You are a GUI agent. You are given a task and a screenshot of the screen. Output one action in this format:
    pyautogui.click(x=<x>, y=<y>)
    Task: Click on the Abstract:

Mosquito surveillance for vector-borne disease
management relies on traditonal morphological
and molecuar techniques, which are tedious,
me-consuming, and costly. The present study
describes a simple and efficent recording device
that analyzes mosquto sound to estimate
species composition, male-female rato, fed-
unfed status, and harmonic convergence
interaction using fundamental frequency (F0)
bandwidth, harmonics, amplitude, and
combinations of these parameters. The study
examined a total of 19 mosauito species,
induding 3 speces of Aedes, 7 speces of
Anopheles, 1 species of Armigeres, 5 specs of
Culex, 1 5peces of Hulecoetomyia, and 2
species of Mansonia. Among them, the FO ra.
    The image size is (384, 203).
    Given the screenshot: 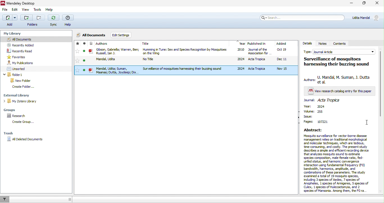 What is the action you would take?
    pyautogui.click(x=335, y=160)
    